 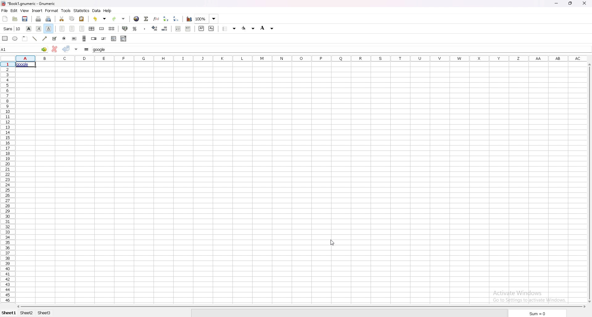 I want to click on radio button, so click(x=66, y=39).